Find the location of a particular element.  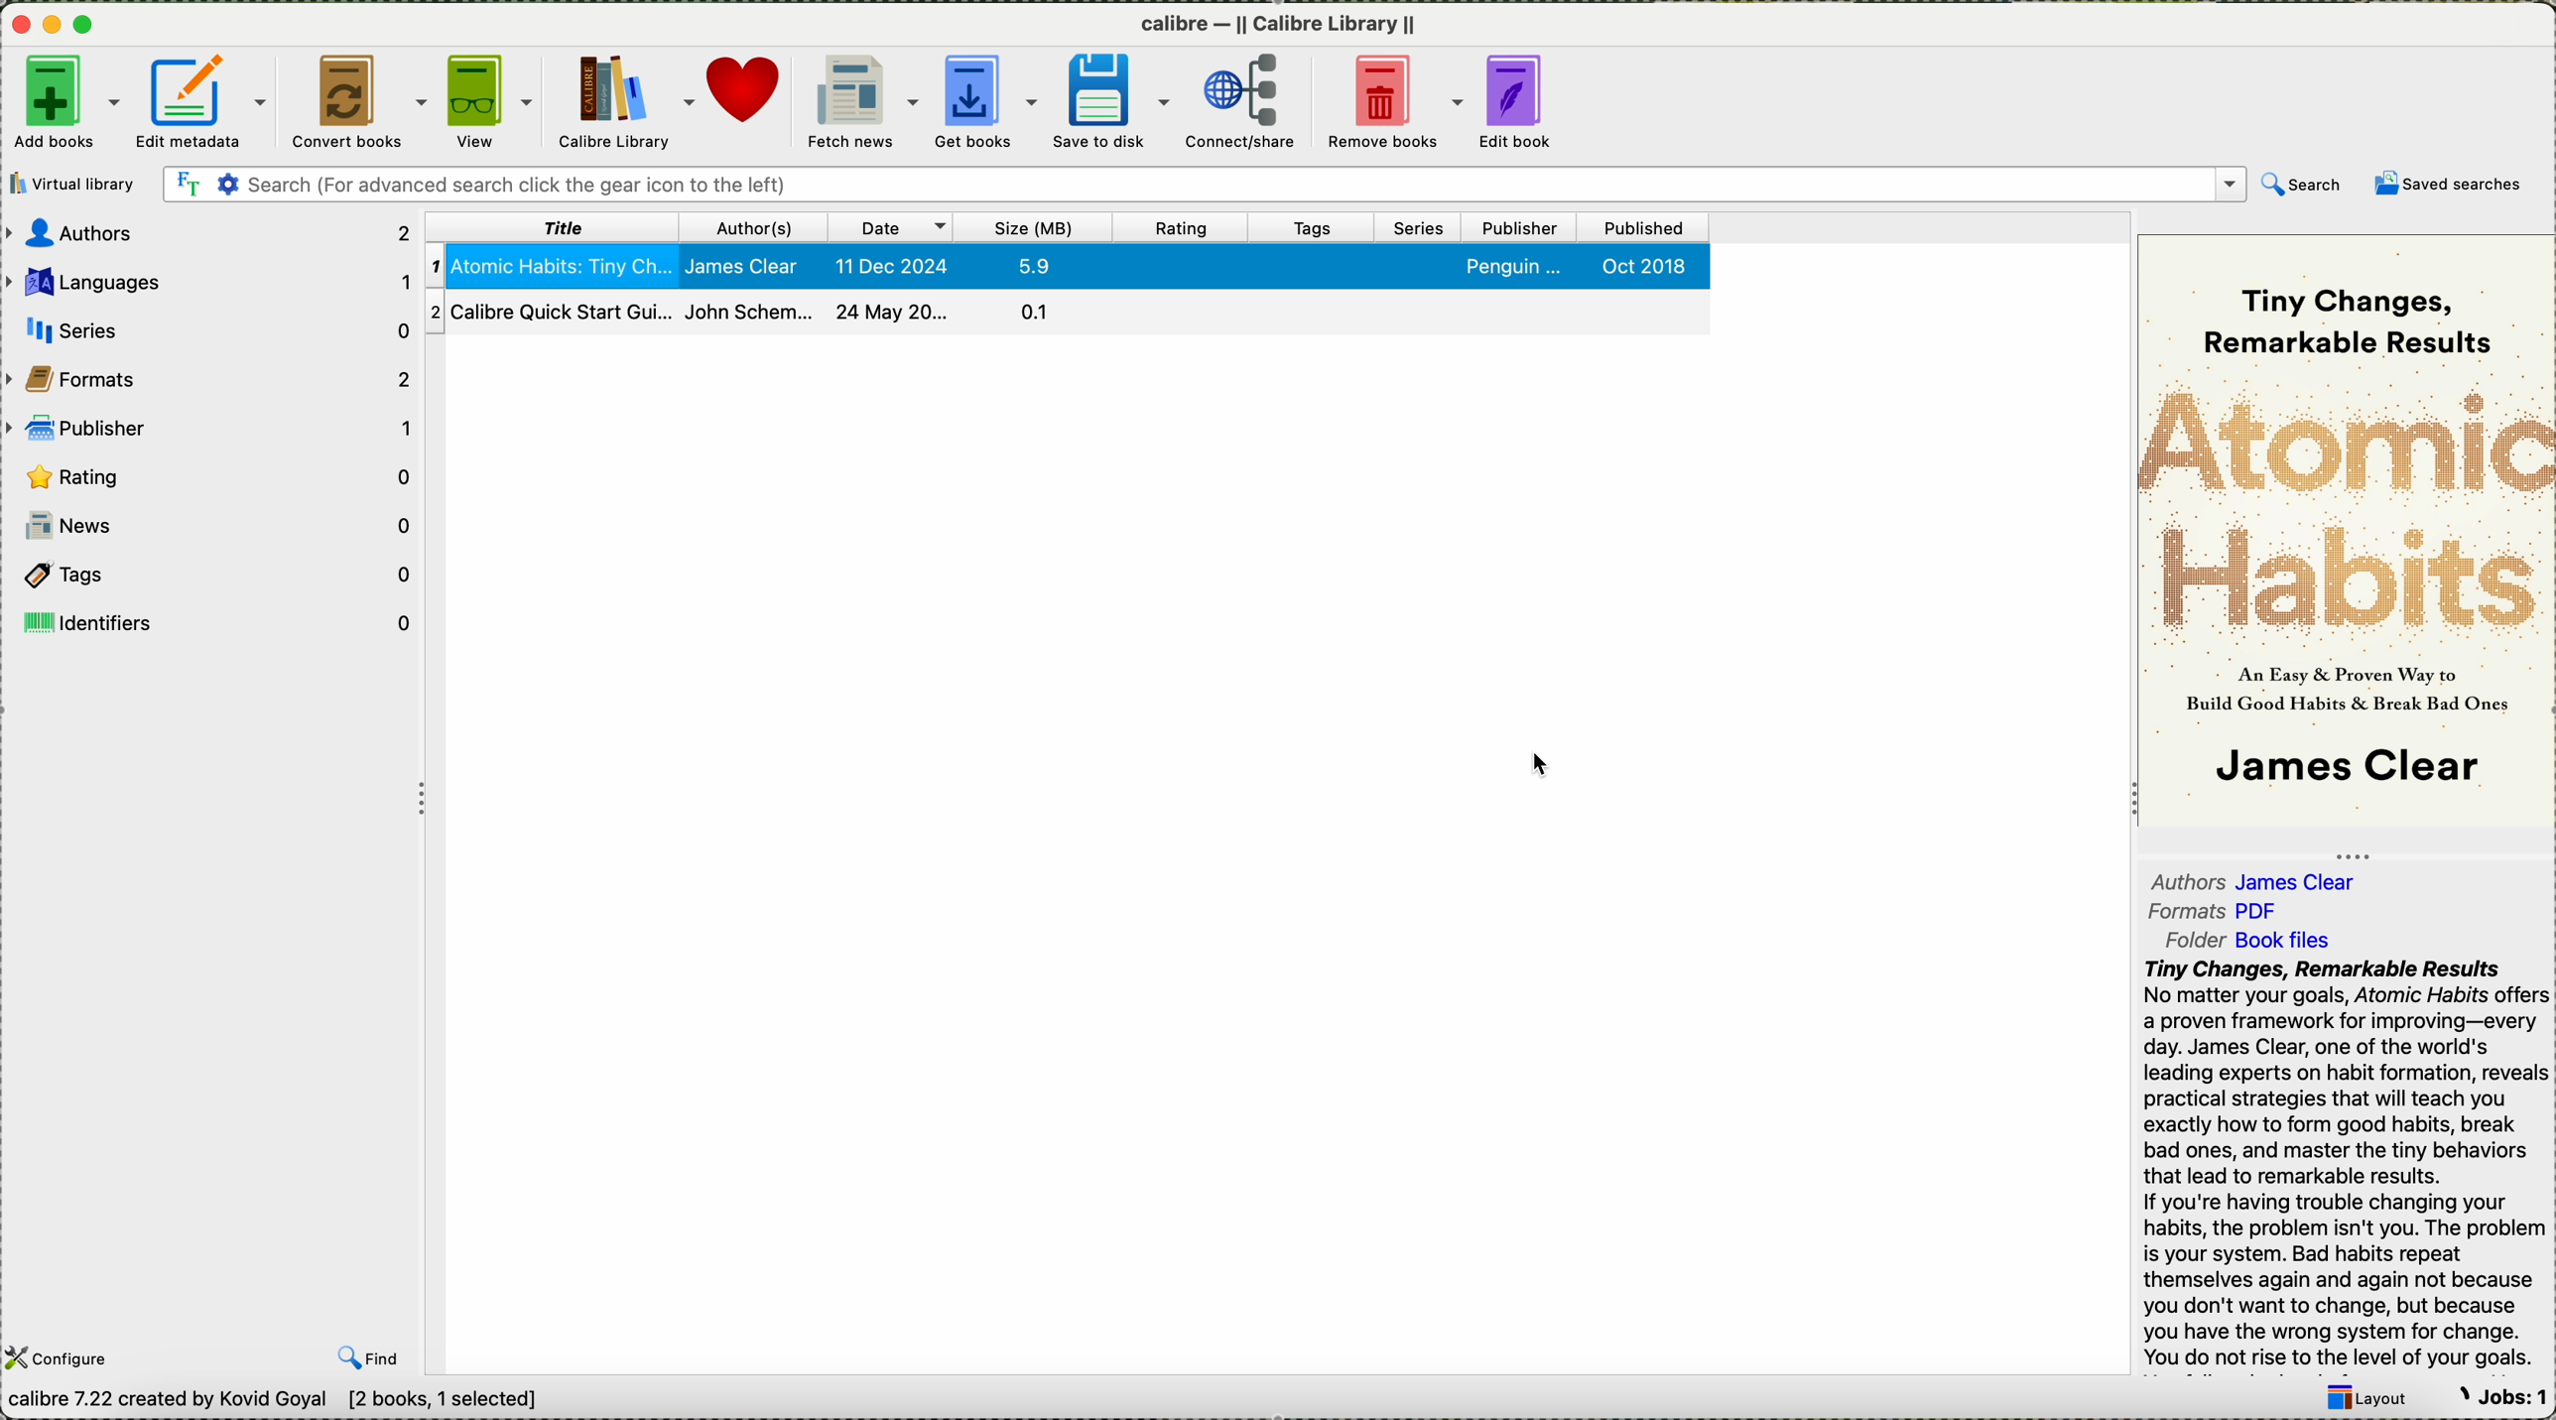

summary is located at coordinates (2347, 1163).